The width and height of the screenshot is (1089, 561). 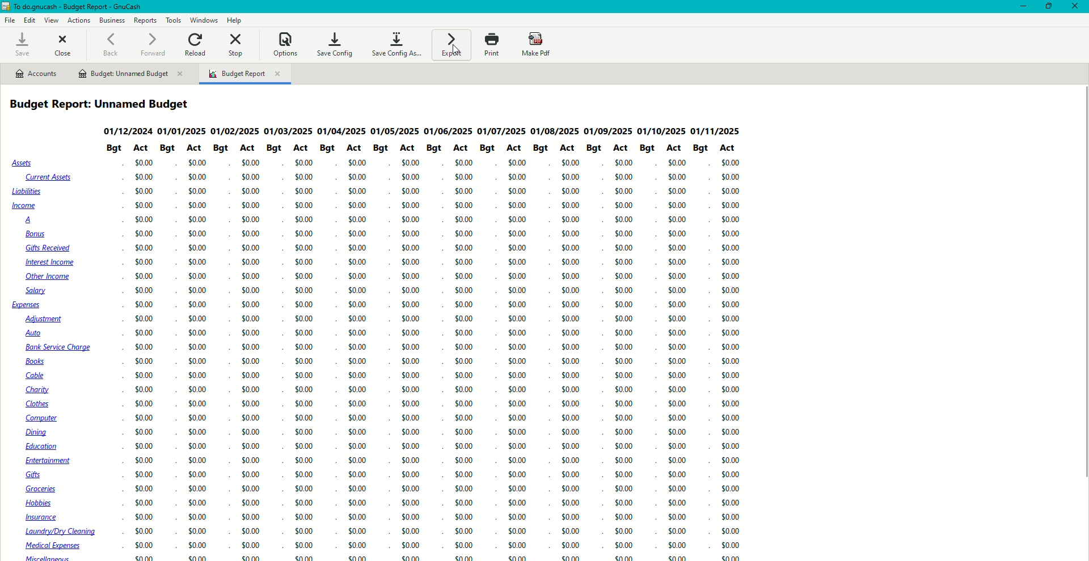 What do you see at coordinates (201, 447) in the screenshot?
I see `$0.00` at bounding box center [201, 447].